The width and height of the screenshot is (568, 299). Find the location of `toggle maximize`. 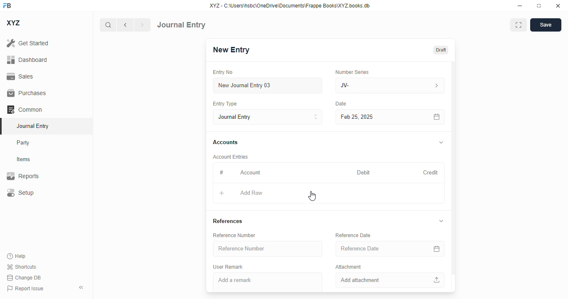

toggle maximize is located at coordinates (538, 6).